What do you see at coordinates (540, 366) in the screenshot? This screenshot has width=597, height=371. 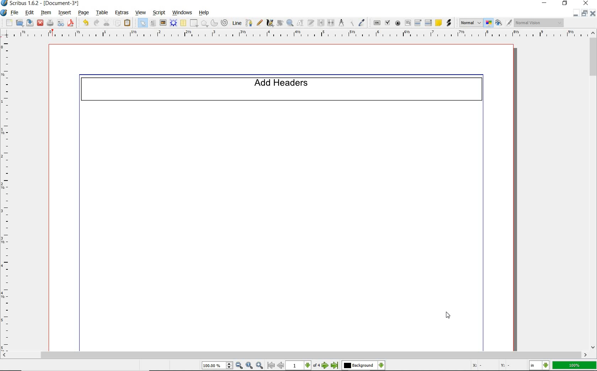 I see `select the current unit` at bounding box center [540, 366].